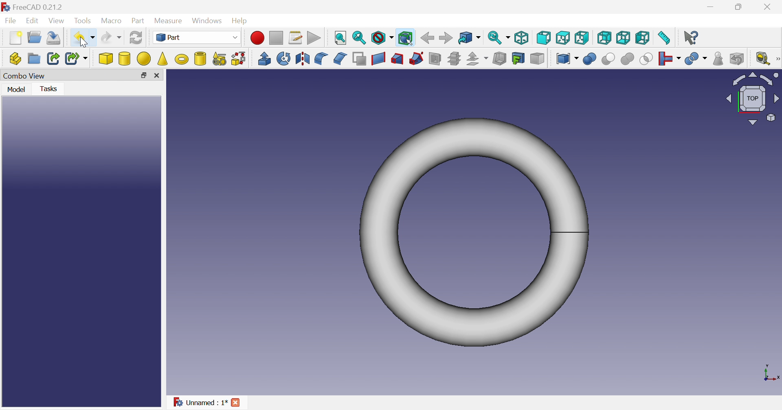 The image size is (782, 410). What do you see at coordinates (170, 21) in the screenshot?
I see `Measure` at bounding box center [170, 21].